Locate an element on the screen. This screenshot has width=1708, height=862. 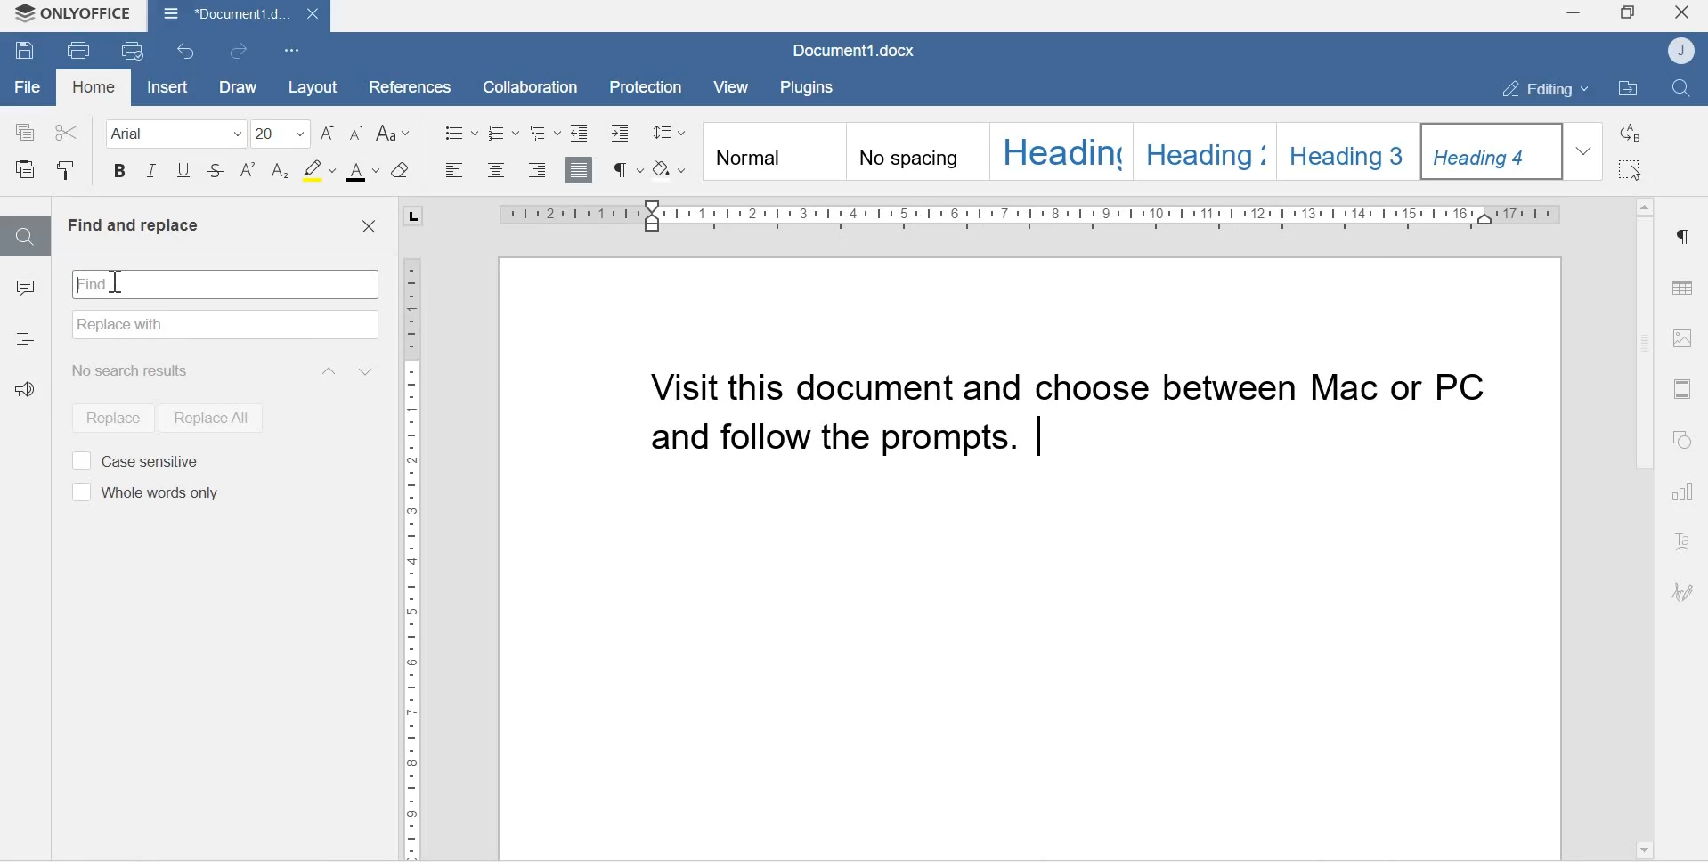
Decrease indent is located at coordinates (580, 131).